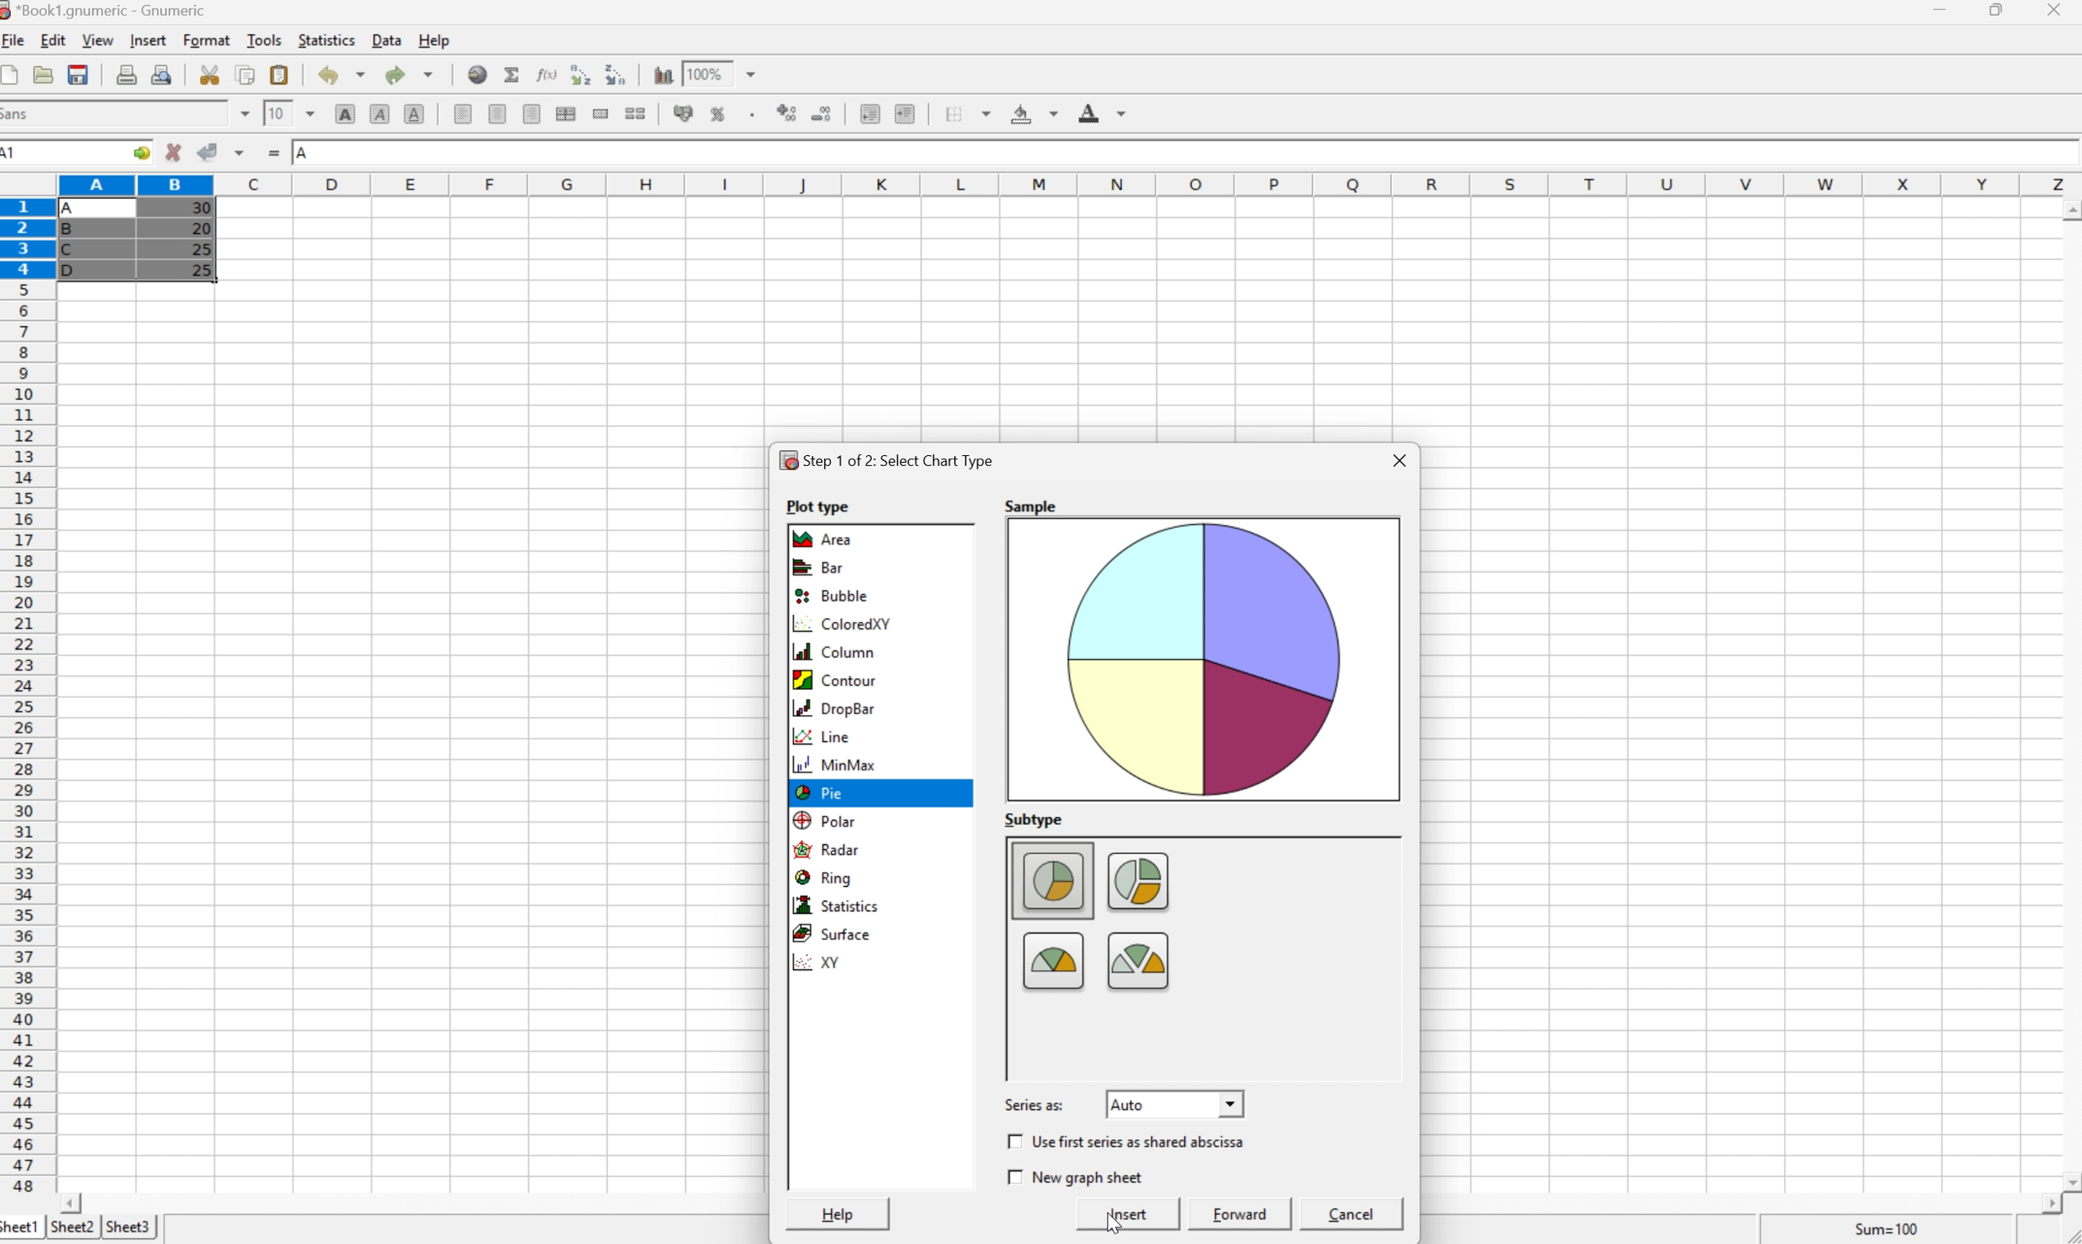 This screenshot has height=1244, width=2082. Describe the element at coordinates (1393, 846) in the screenshot. I see `Drop Down` at that location.